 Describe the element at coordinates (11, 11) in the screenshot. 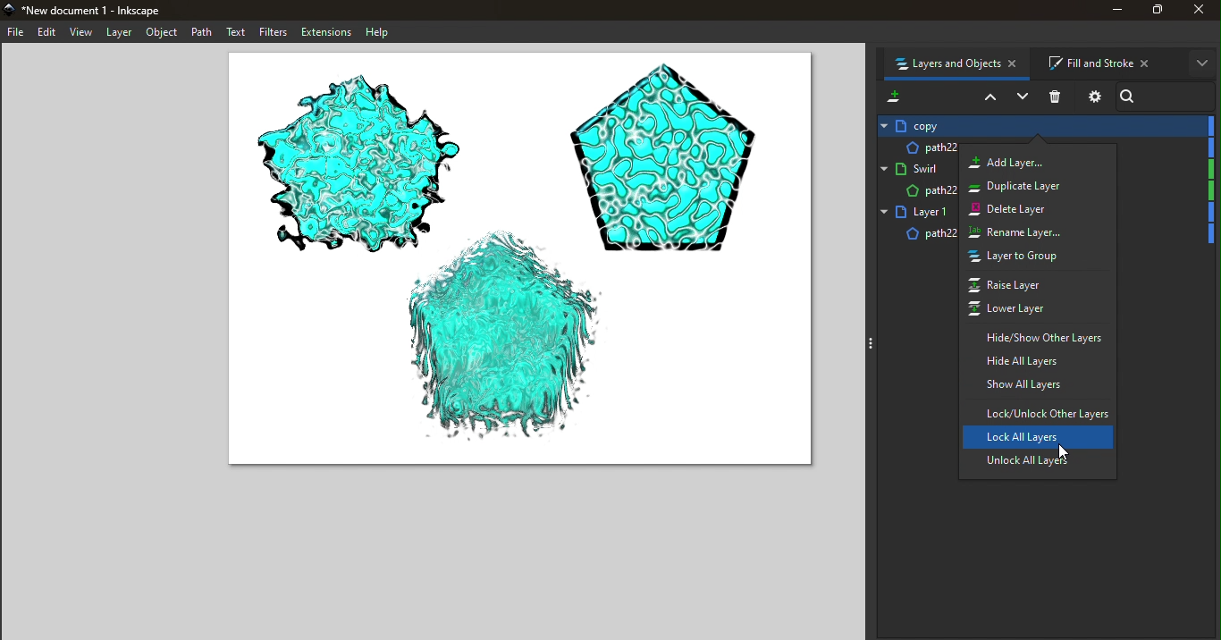

I see `App icon` at that location.